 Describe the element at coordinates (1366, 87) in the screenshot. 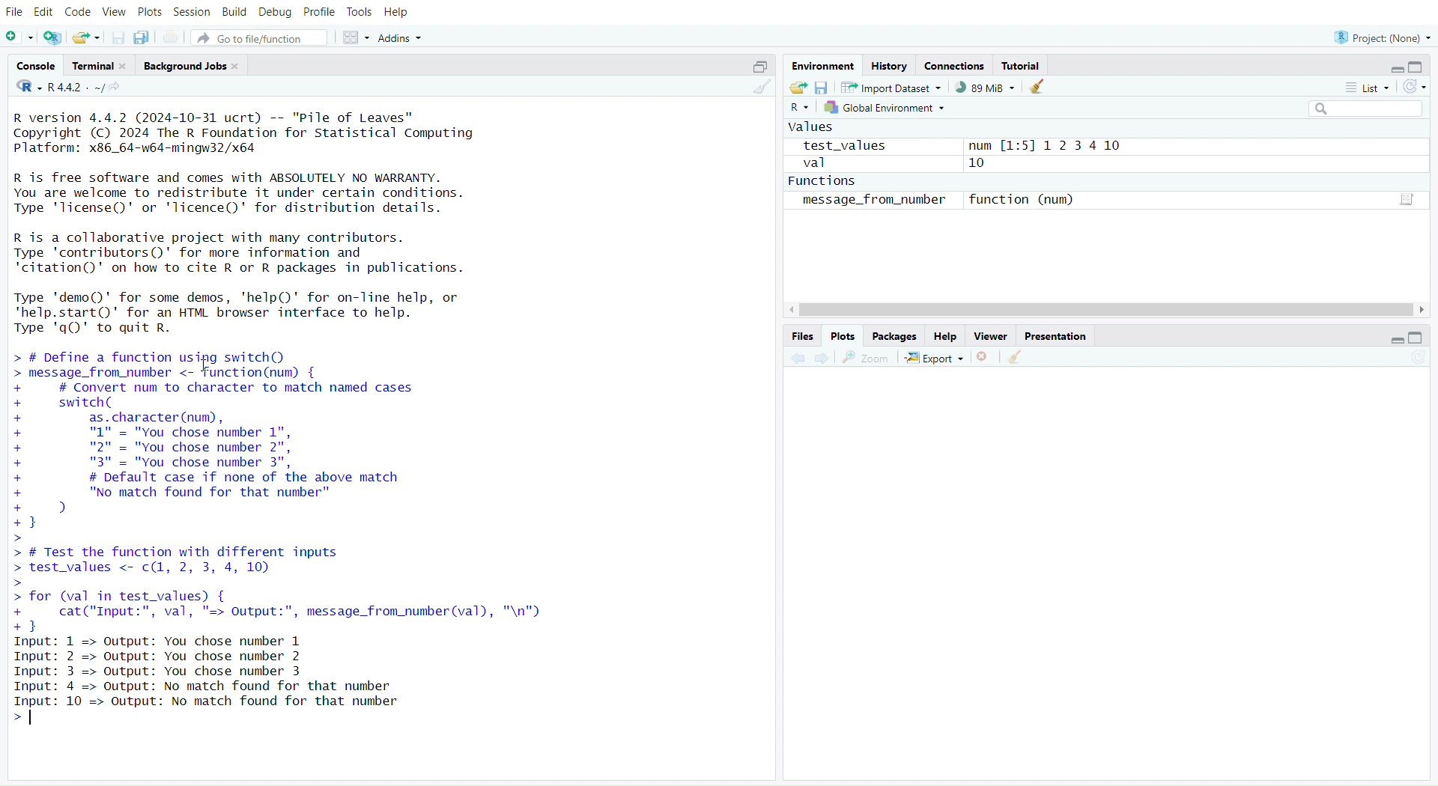

I see `List` at that location.